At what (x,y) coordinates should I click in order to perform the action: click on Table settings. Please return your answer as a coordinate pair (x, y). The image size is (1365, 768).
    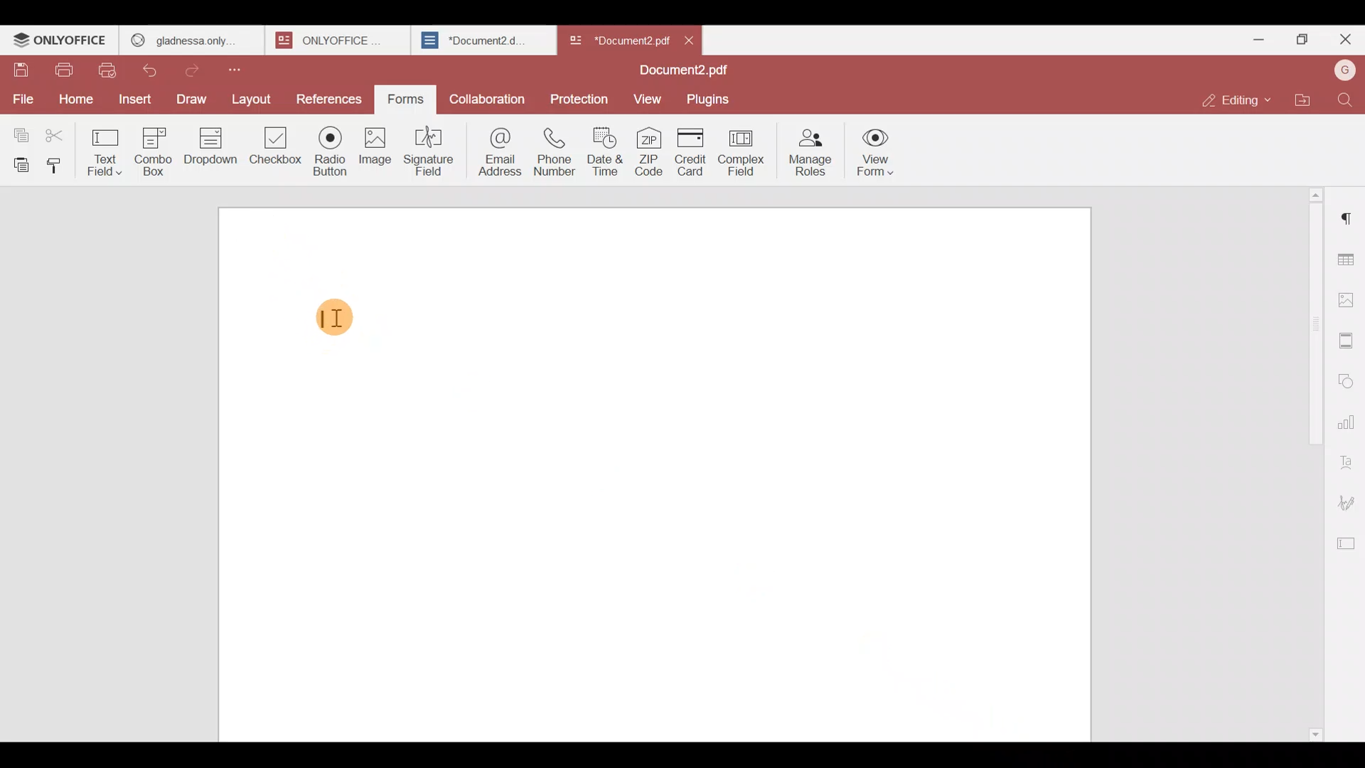
    Looking at the image, I should click on (1349, 258).